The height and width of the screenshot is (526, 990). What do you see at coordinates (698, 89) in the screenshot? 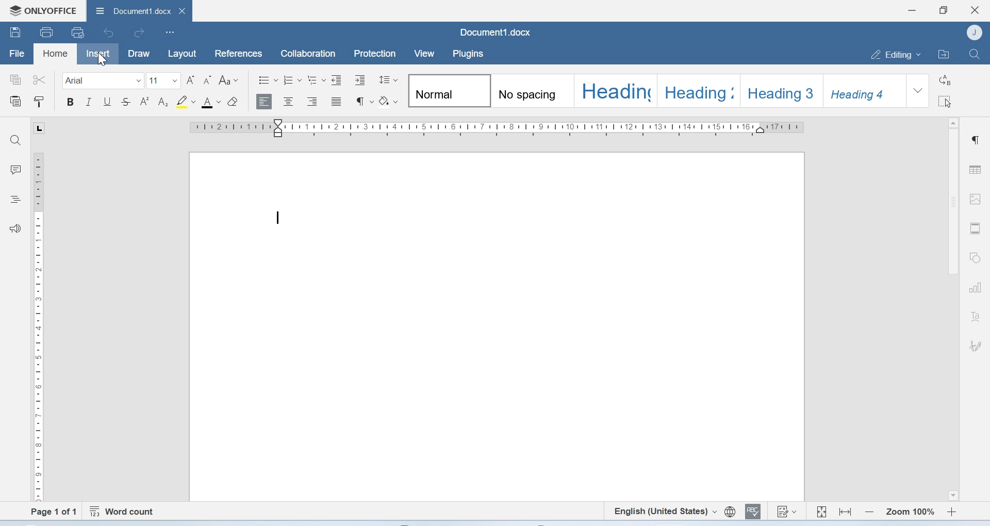
I see `Heading 2` at bounding box center [698, 89].